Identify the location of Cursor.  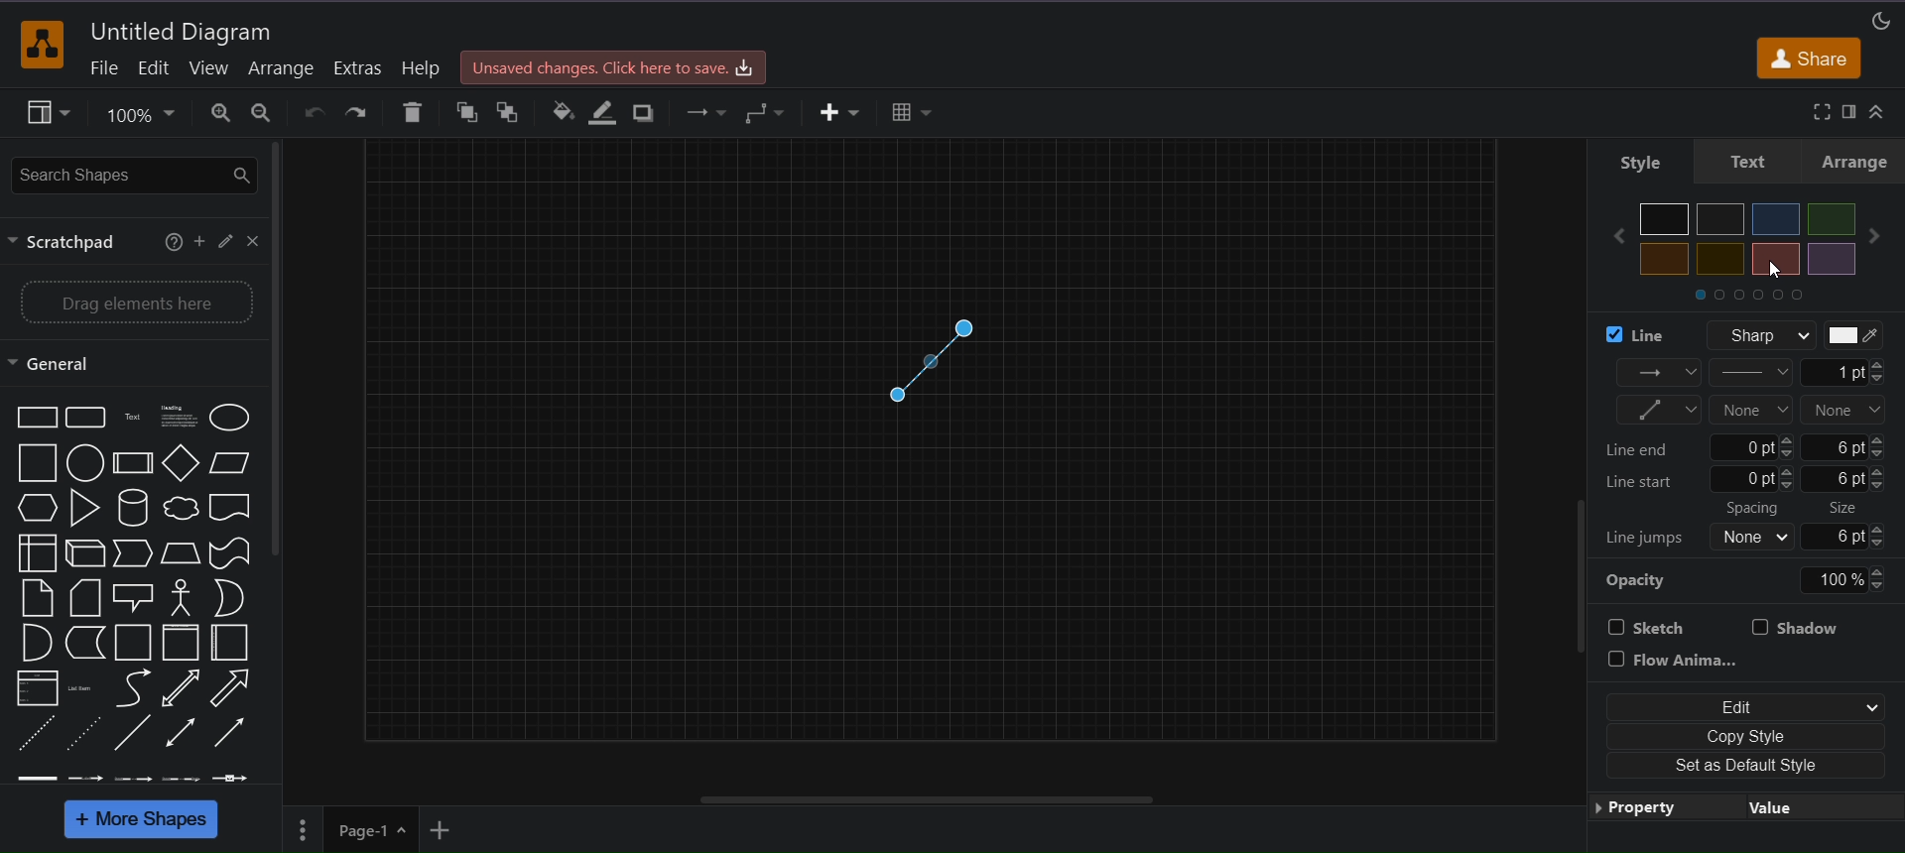
(1771, 270).